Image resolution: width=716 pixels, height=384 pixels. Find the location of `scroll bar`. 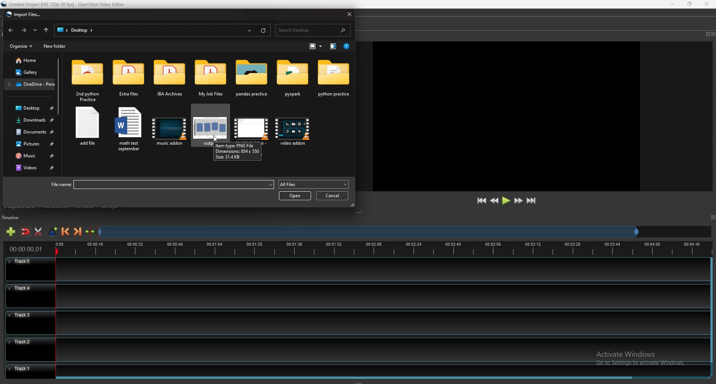

scroll bar is located at coordinates (712, 312).